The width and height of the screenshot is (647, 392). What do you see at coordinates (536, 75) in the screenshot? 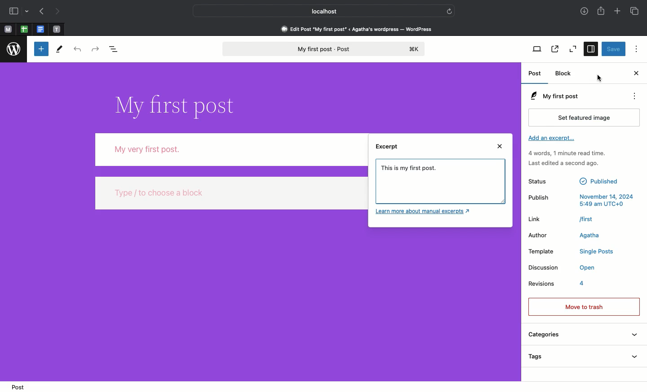
I see `Post` at bounding box center [536, 75].